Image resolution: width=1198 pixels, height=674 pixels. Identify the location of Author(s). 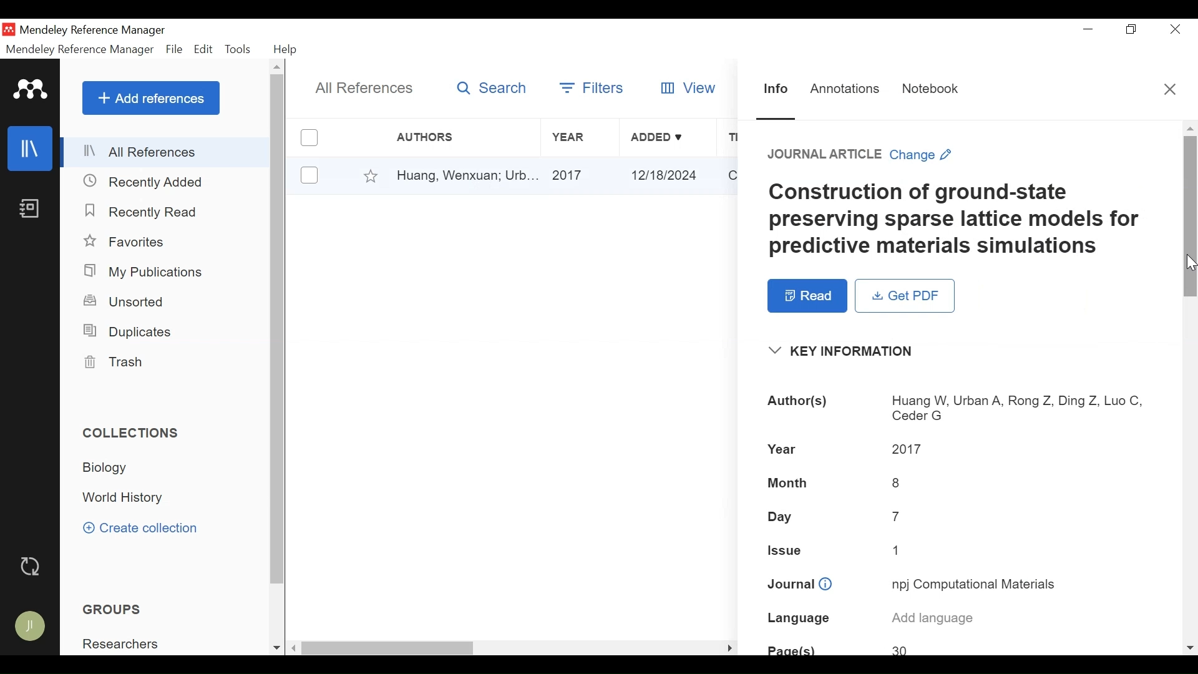
(803, 401).